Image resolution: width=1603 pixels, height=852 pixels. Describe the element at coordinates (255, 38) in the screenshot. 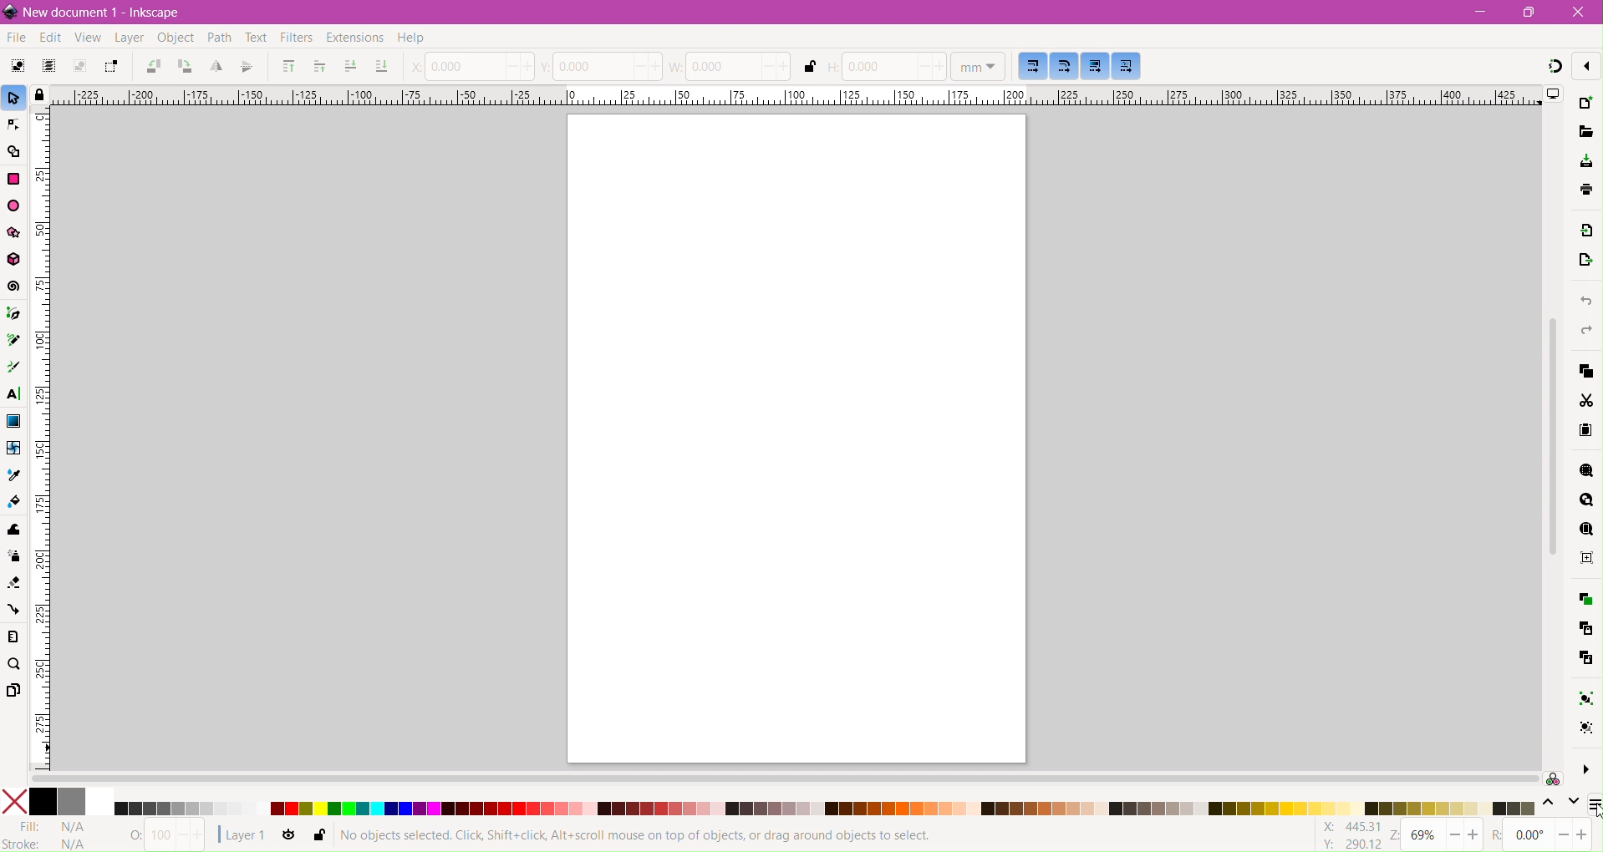

I see `Text` at that location.